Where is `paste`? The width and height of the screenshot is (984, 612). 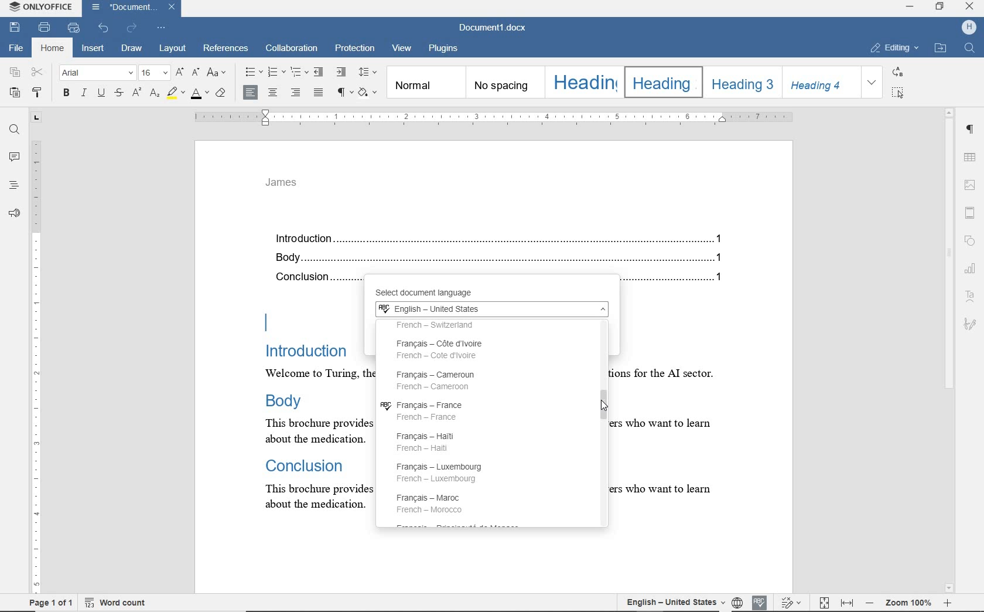
paste is located at coordinates (13, 92).